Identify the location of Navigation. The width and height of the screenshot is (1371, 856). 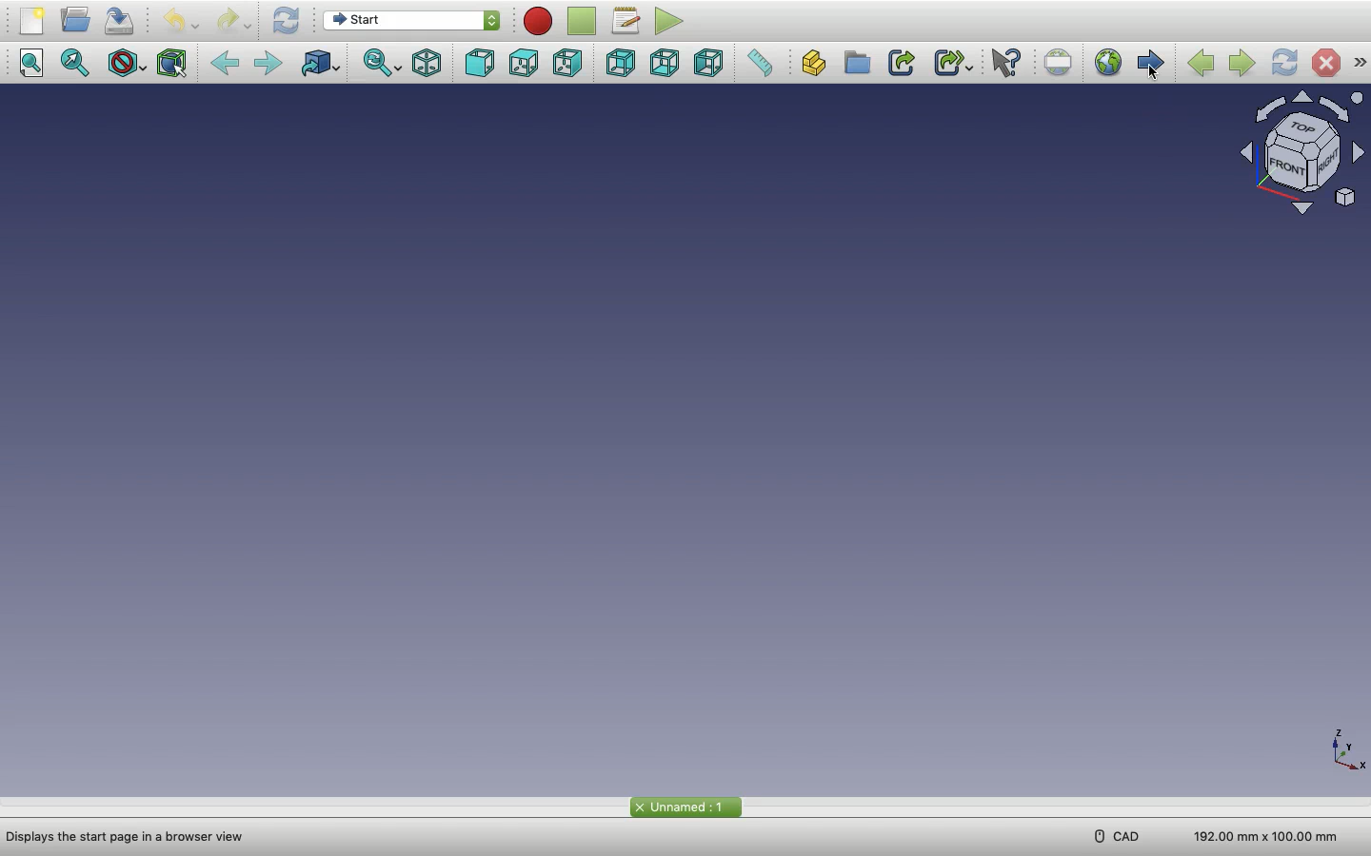
(1361, 63).